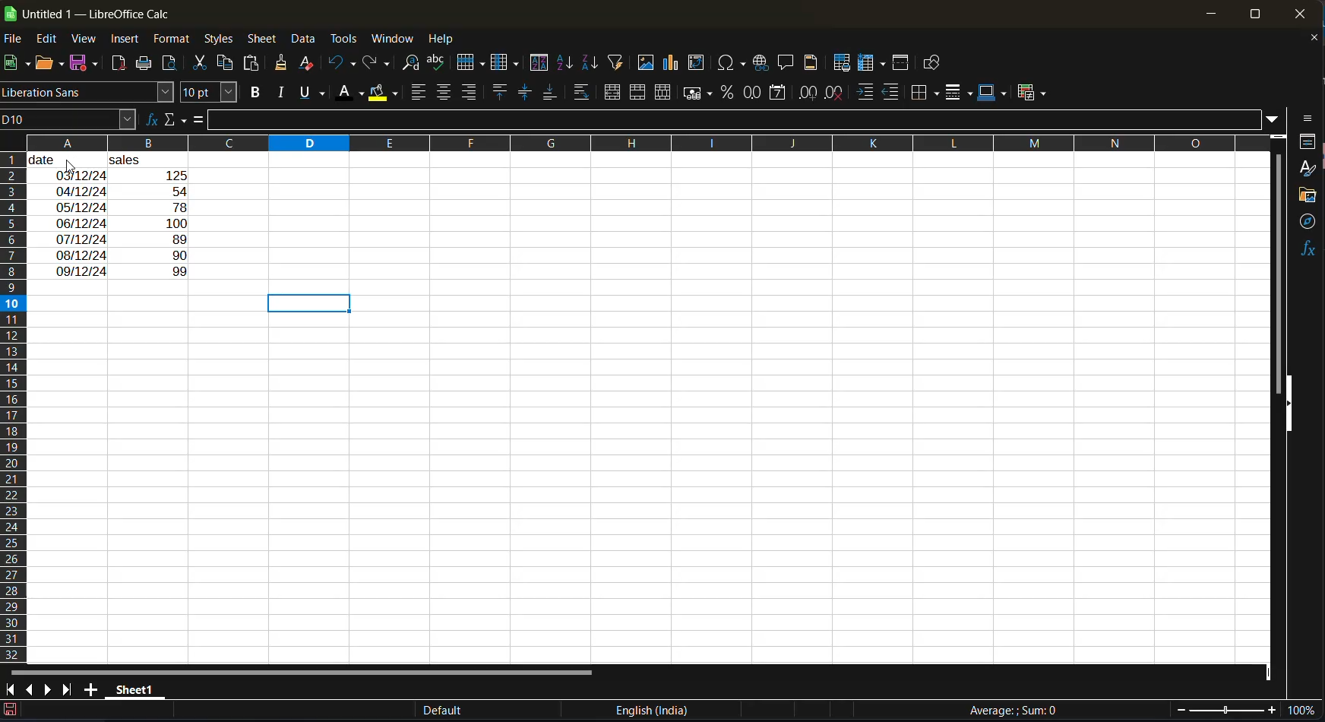  I want to click on format as currency, so click(700, 94).